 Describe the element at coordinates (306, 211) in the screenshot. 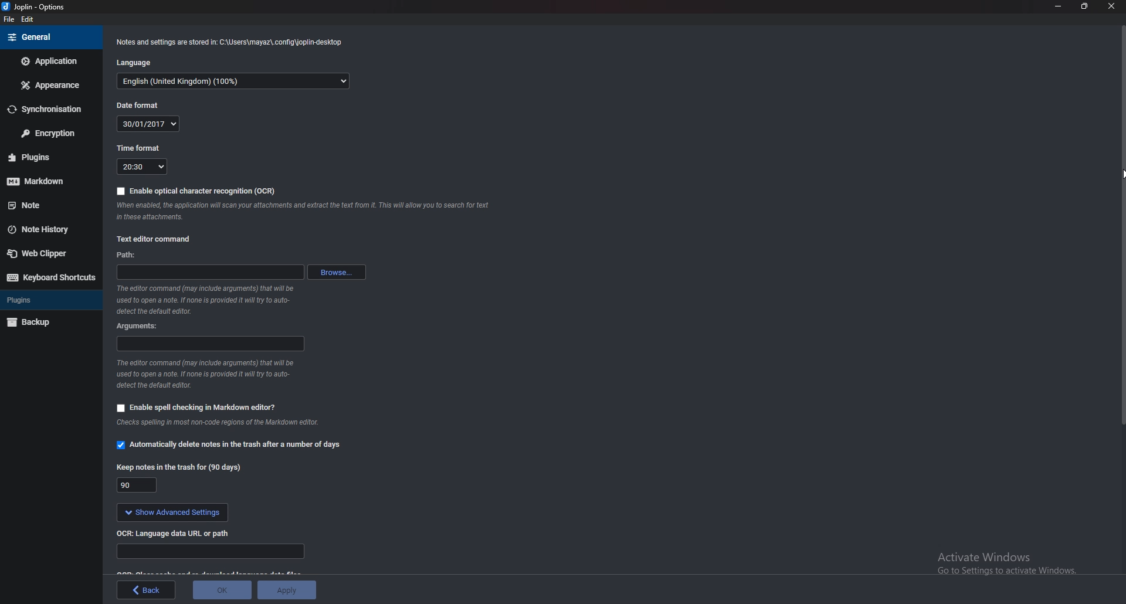

I see `Info` at that location.